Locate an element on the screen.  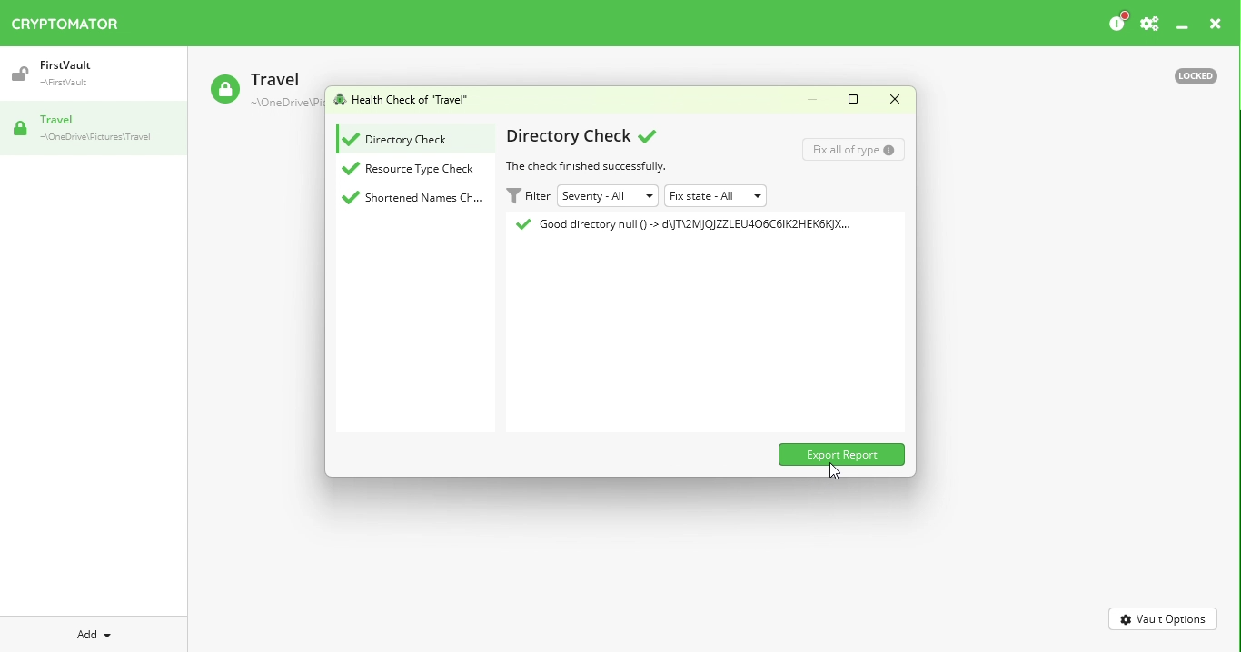
Drop down menu is located at coordinates (719, 195).